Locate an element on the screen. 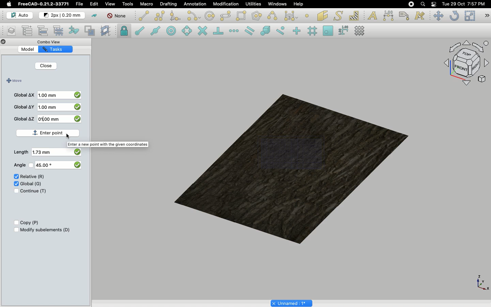  Angle is located at coordinates (18, 165).